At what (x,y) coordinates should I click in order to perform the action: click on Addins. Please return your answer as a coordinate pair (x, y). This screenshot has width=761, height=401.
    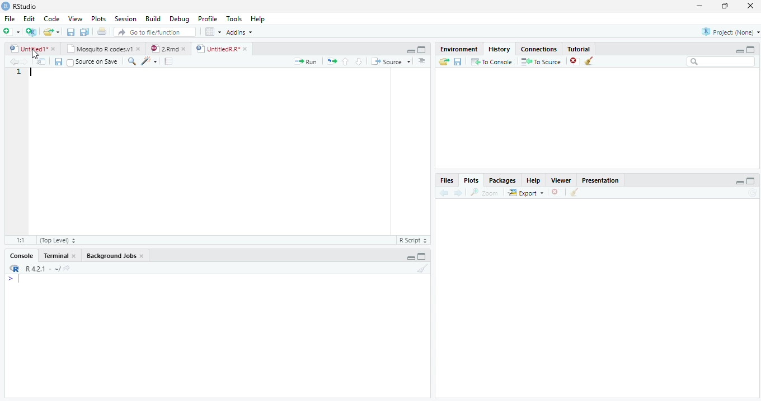
    Looking at the image, I should click on (241, 32).